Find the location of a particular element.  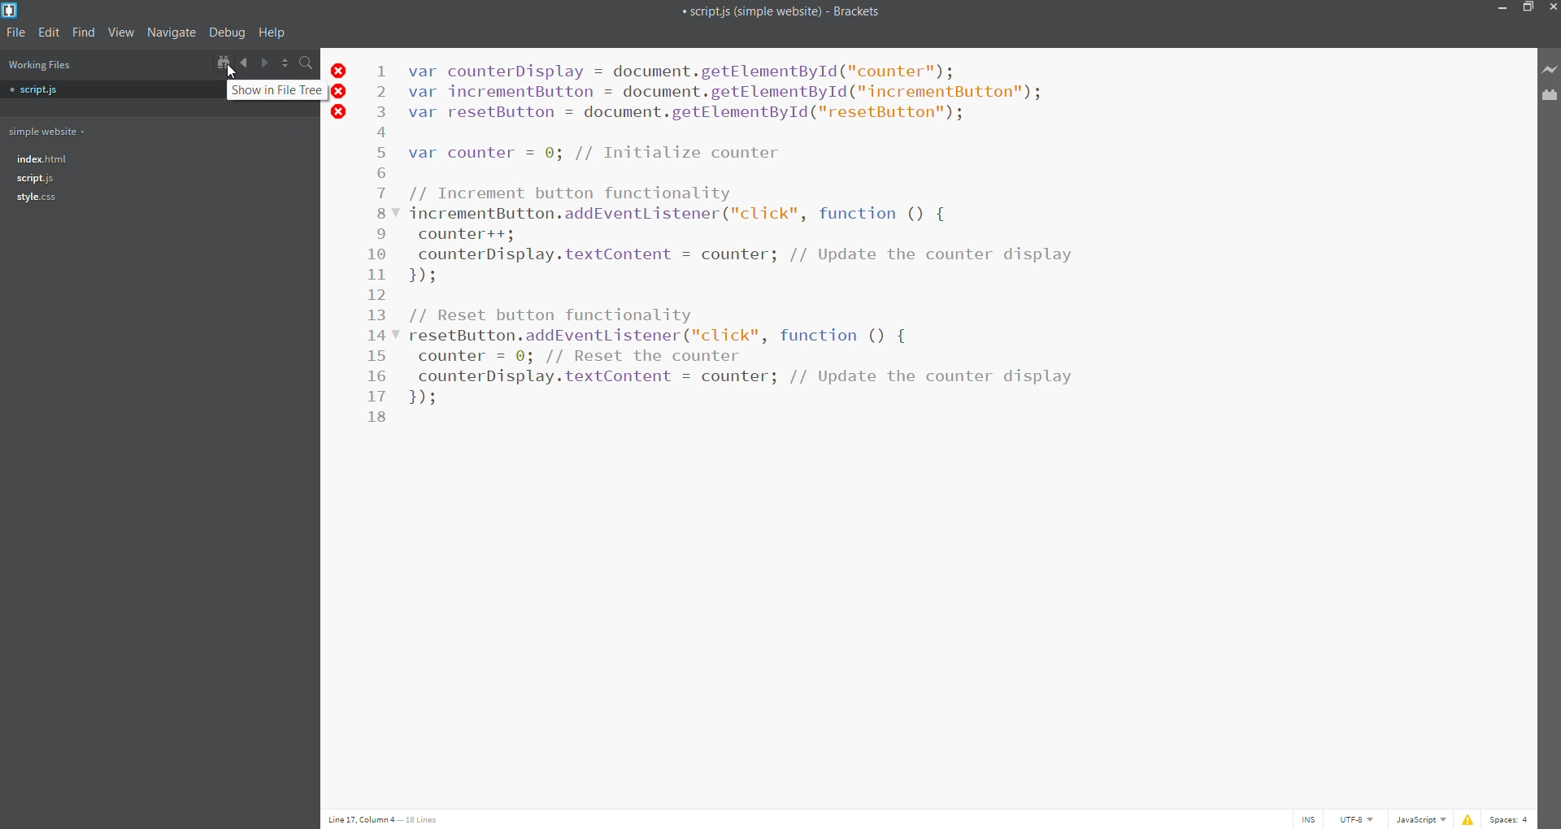

navigate is located at coordinates (170, 33).